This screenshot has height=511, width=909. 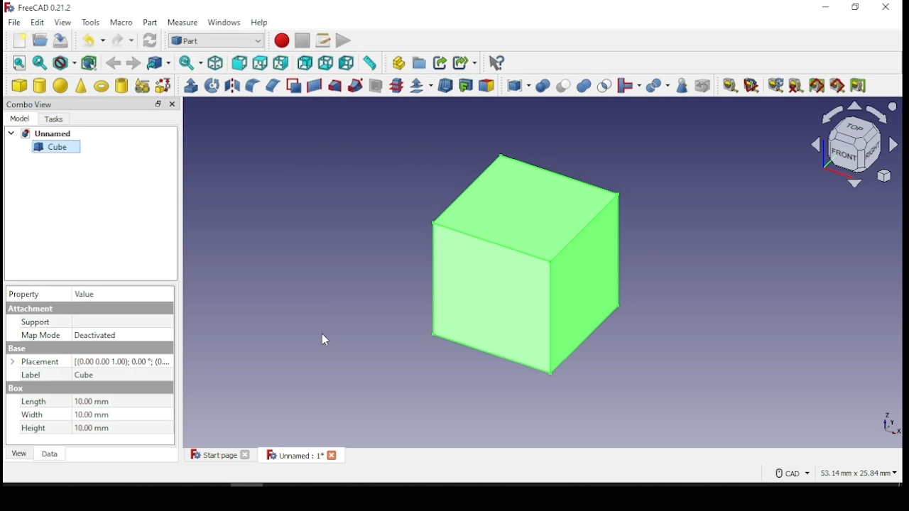 I want to click on sweep, so click(x=356, y=85).